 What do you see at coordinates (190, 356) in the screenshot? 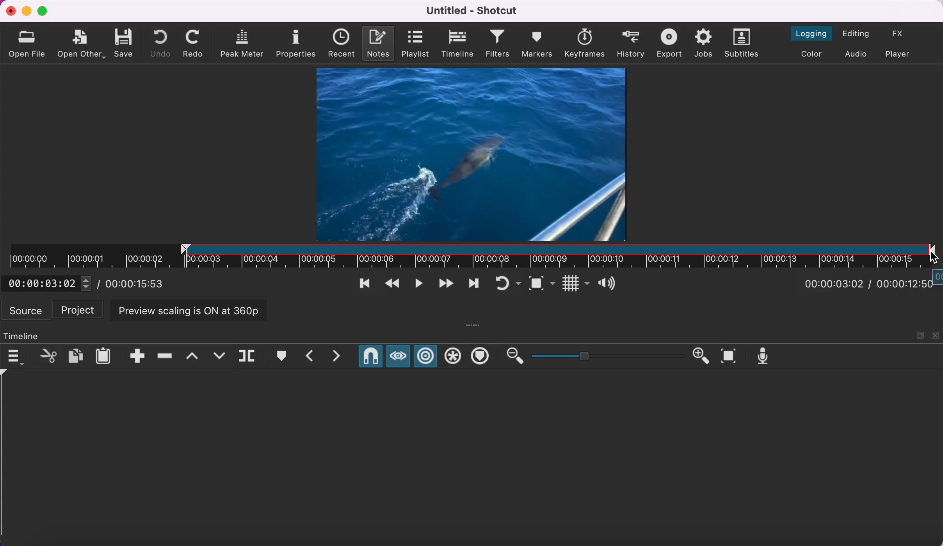
I see `lift` at bounding box center [190, 356].